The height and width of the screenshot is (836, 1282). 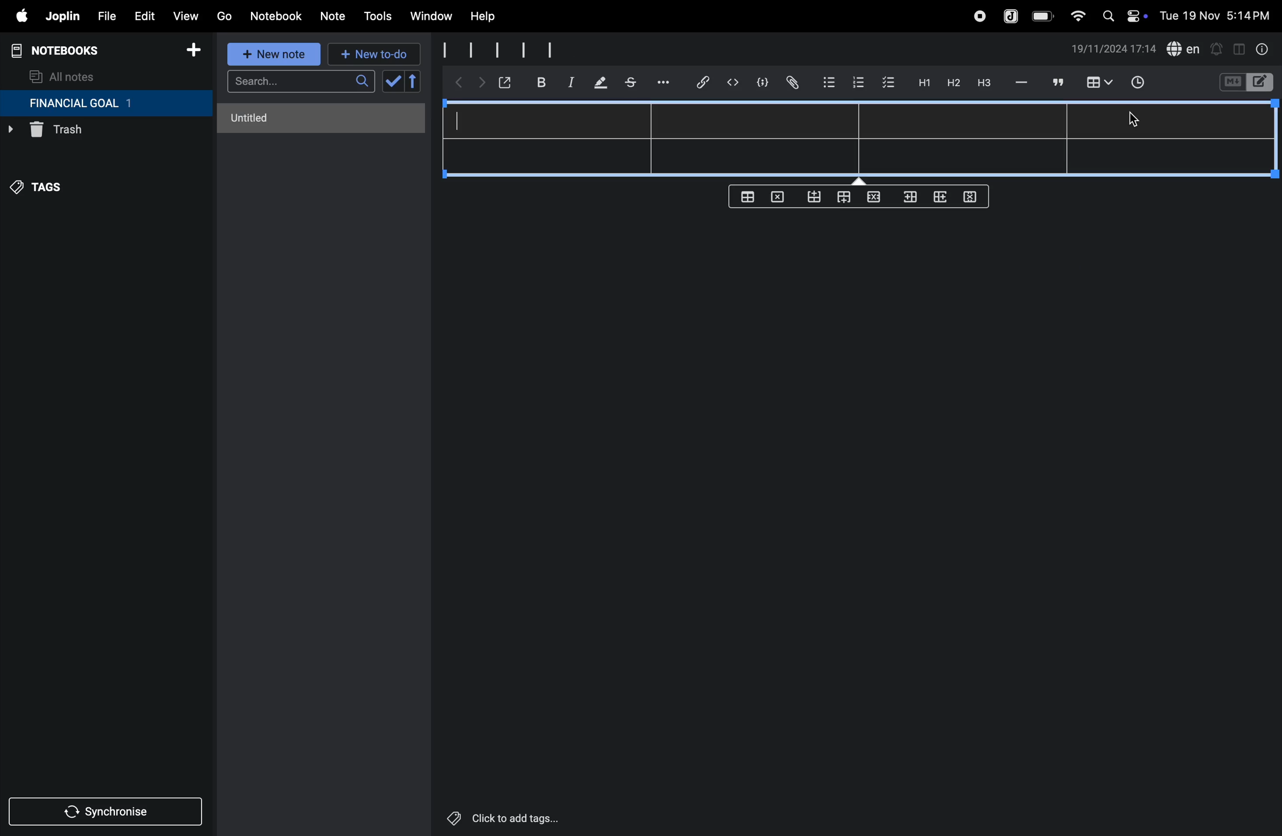 What do you see at coordinates (908, 199) in the screenshot?
I see `inser rows` at bounding box center [908, 199].